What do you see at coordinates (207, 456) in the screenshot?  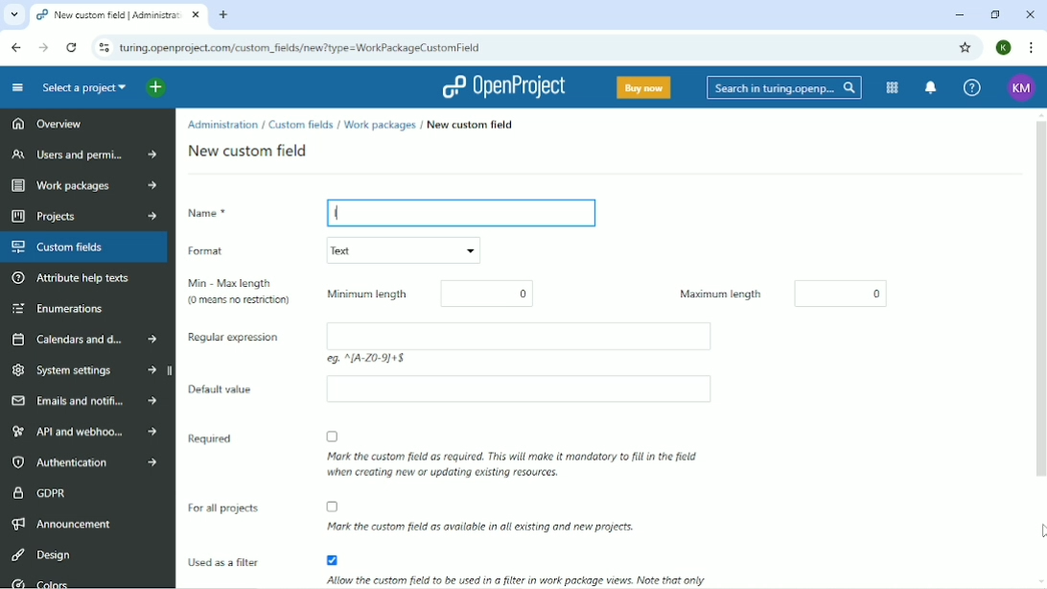 I see `Required` at bounding box center [207, 456].